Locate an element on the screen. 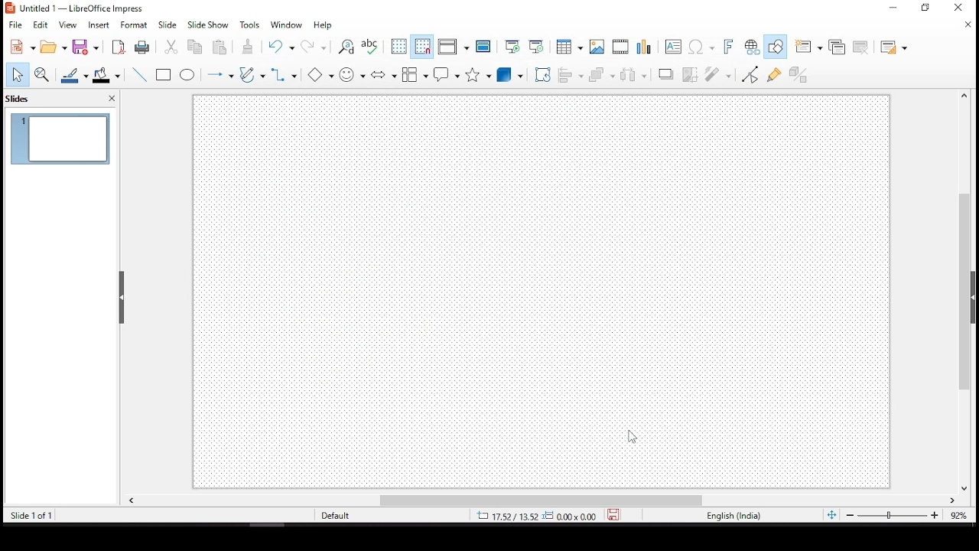 The image size is (979, 551). master slide is located at coordinates (486, 46).